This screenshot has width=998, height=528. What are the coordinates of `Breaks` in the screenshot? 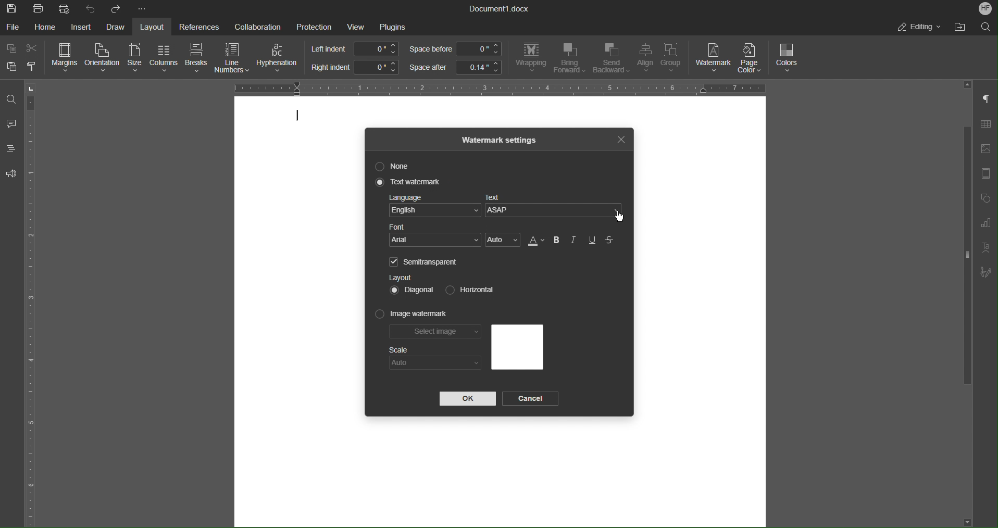 It's located at (197, 59).